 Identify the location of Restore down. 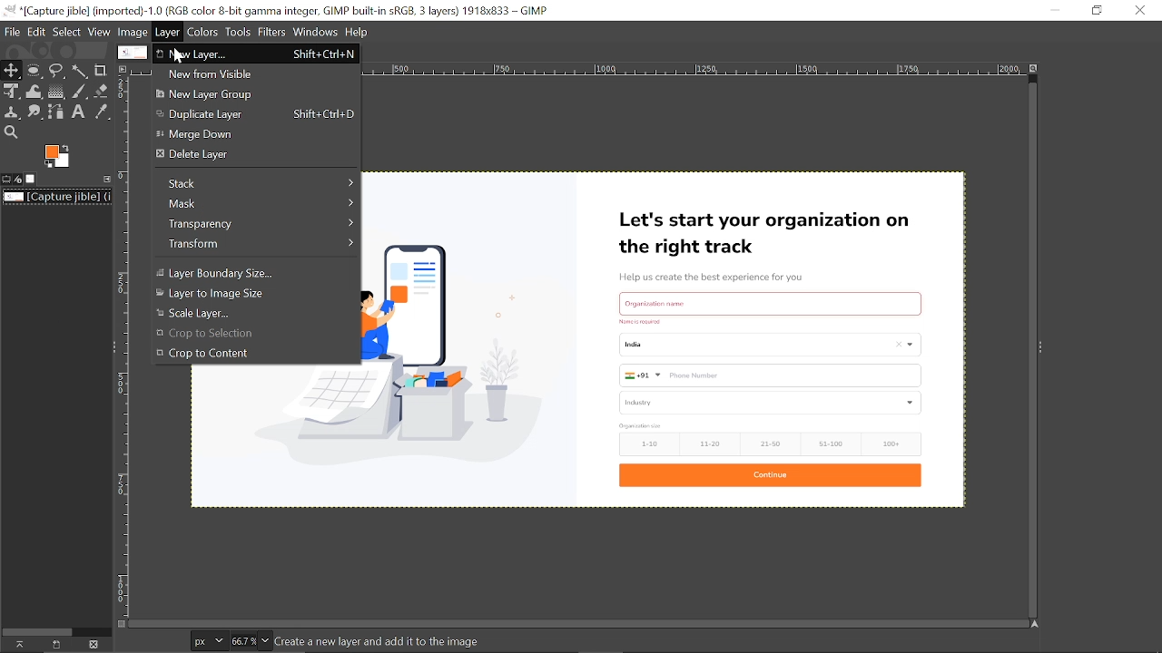
(1096, 11).